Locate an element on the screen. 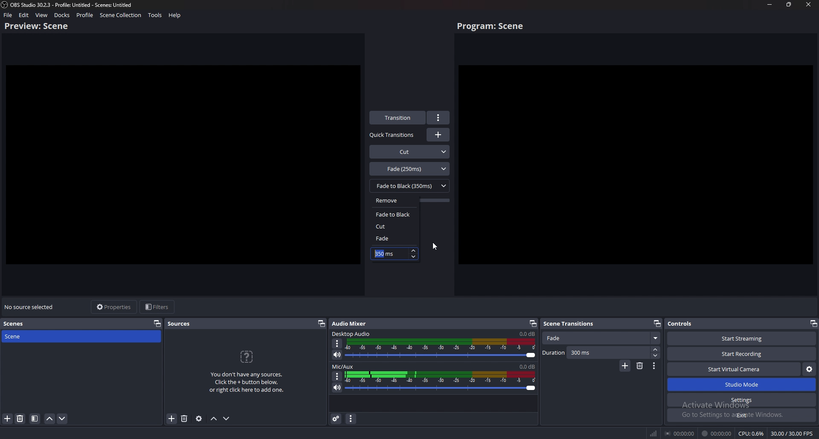 The width and height of the screenshot is (819, 439). Fade is located at coordinates (602, 338).